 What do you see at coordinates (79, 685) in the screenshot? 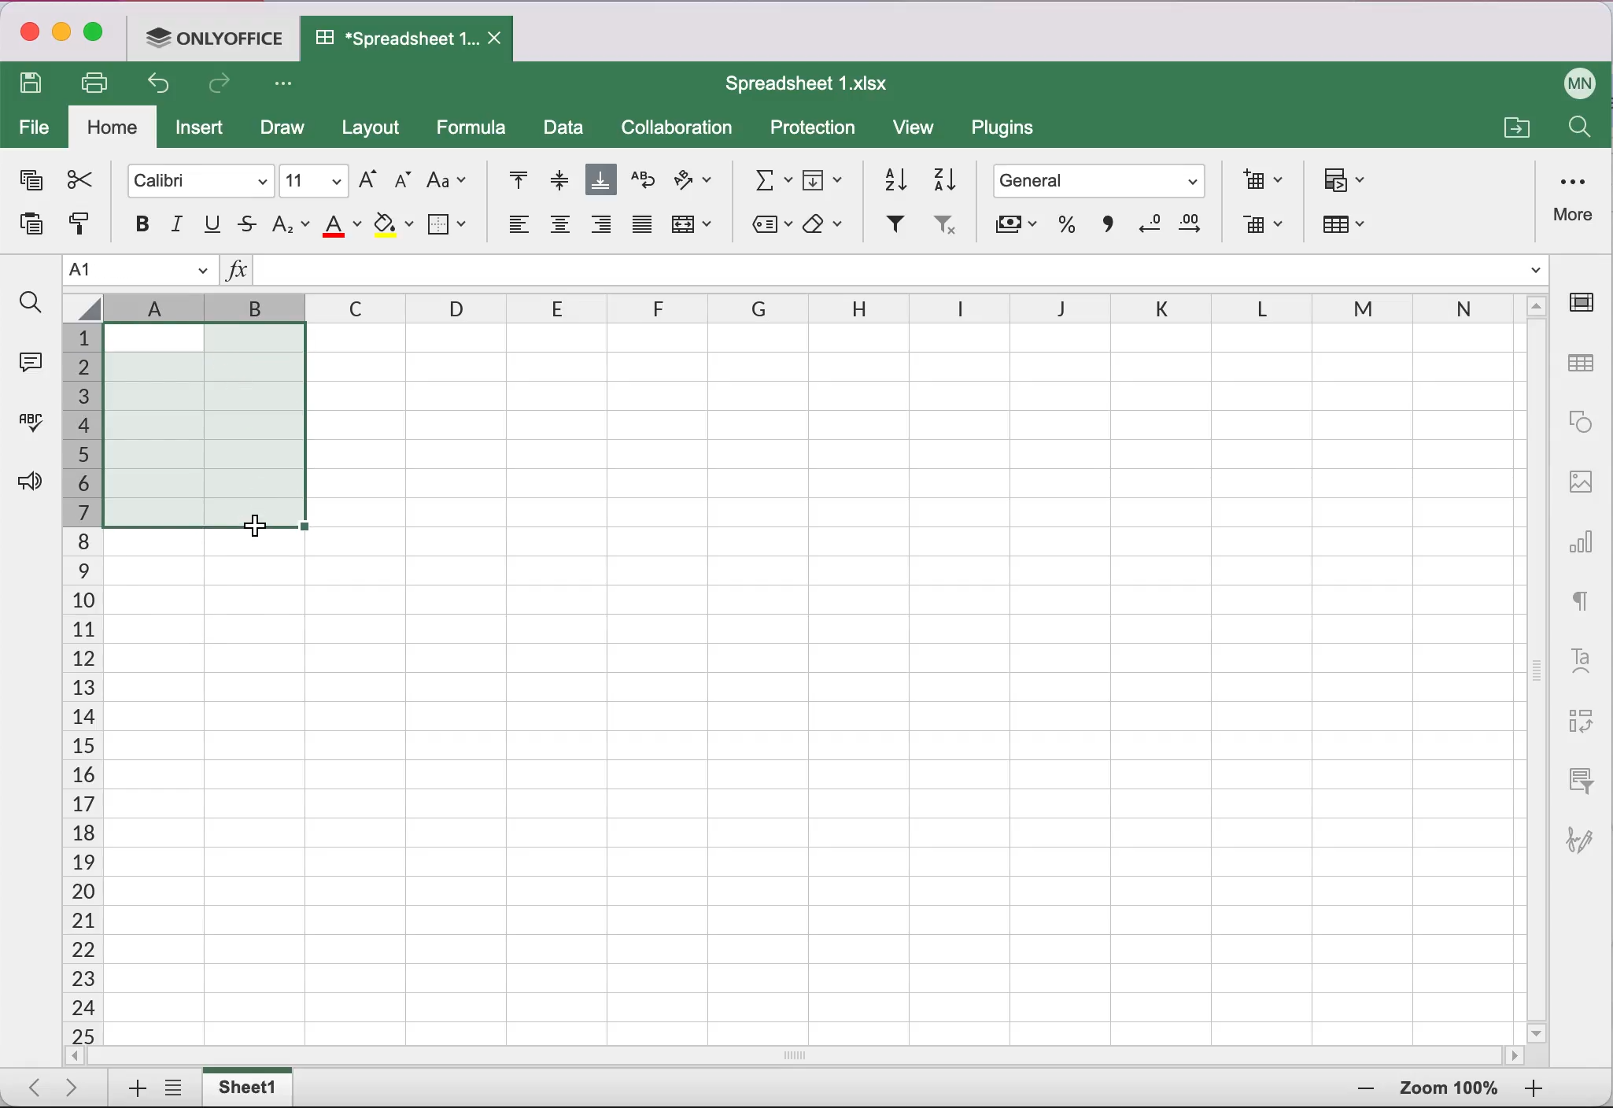
I see `number of cells` at bounding box center [79, 685].